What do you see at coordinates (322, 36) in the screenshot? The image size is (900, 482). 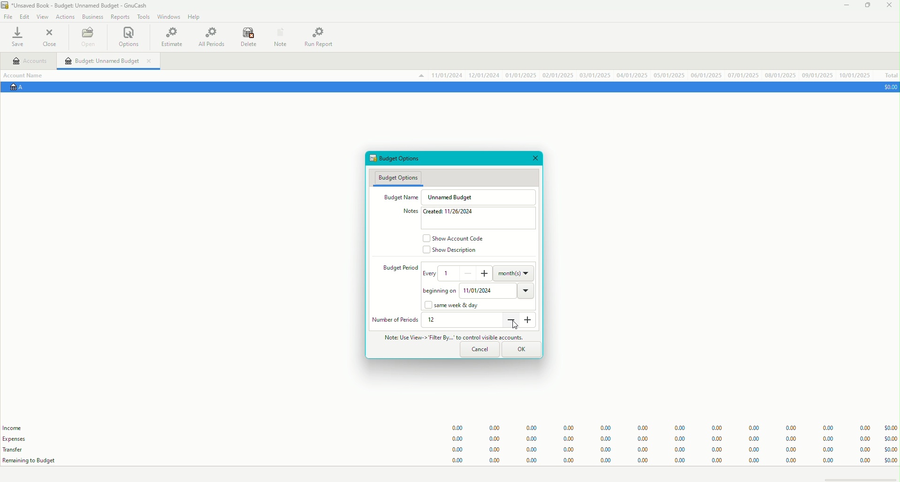 I see `Run Report` at bounding box center [322, 36].